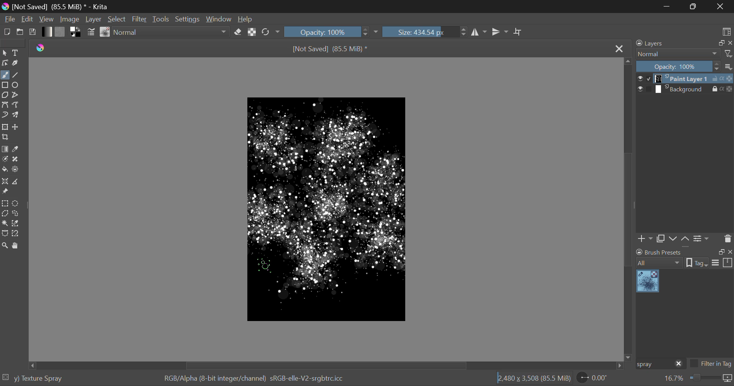 This screenshot has width=734, height=386. Describe the element at coordinates (48, 19) in the screenshot. I see `View` at that location.